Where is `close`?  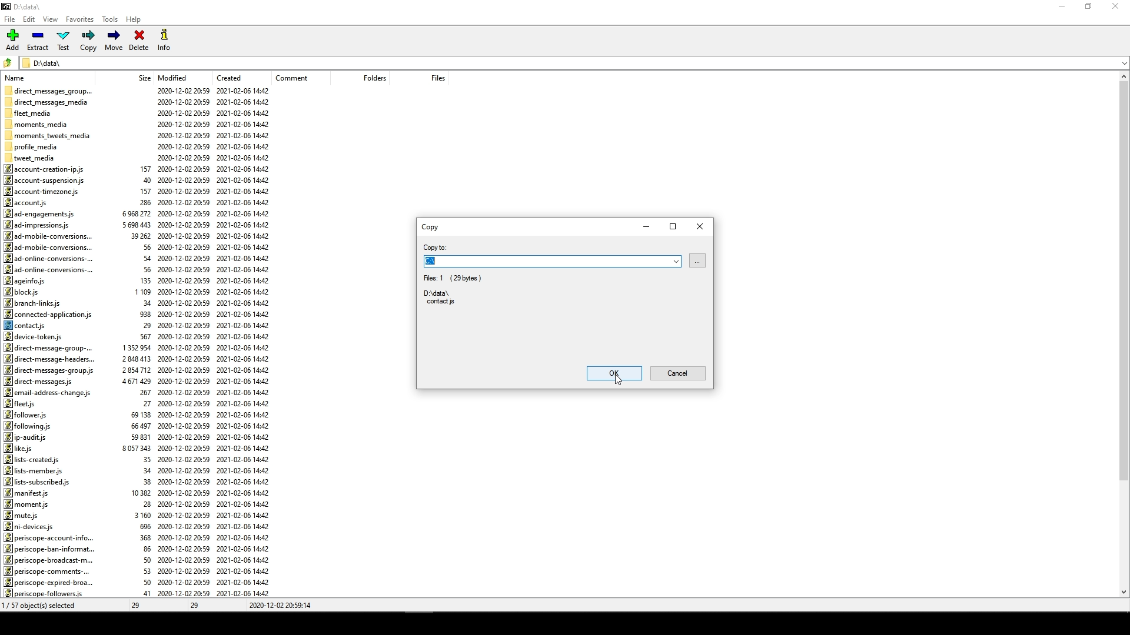 close is located at coordinates (1118, 7).